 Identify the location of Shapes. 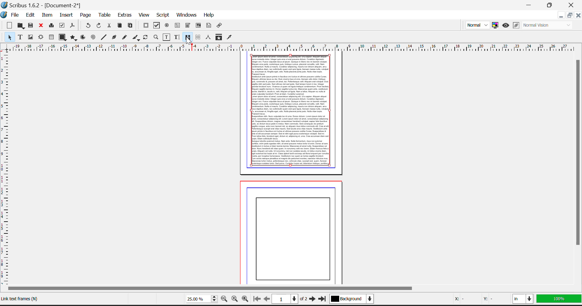
(62, 37).